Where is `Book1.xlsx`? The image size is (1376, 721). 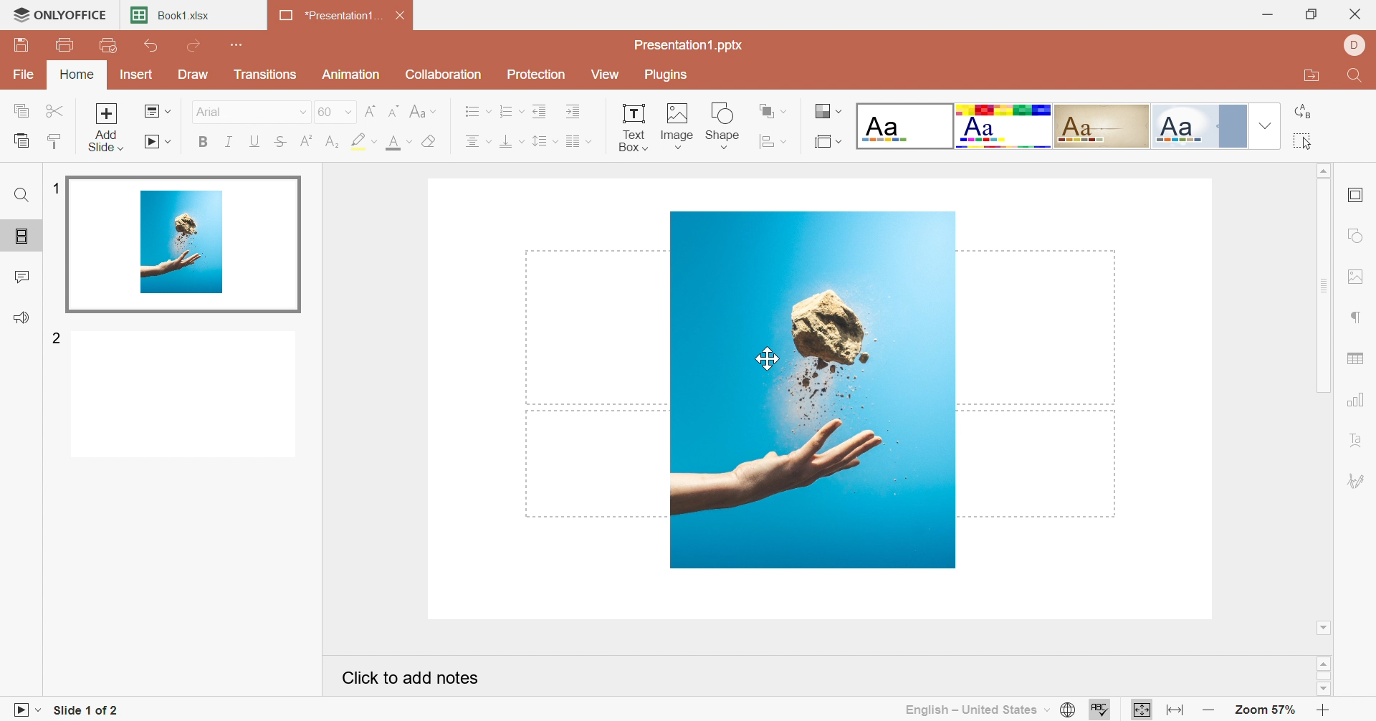
Book1.xlsx is located at coordinates (176, 14).